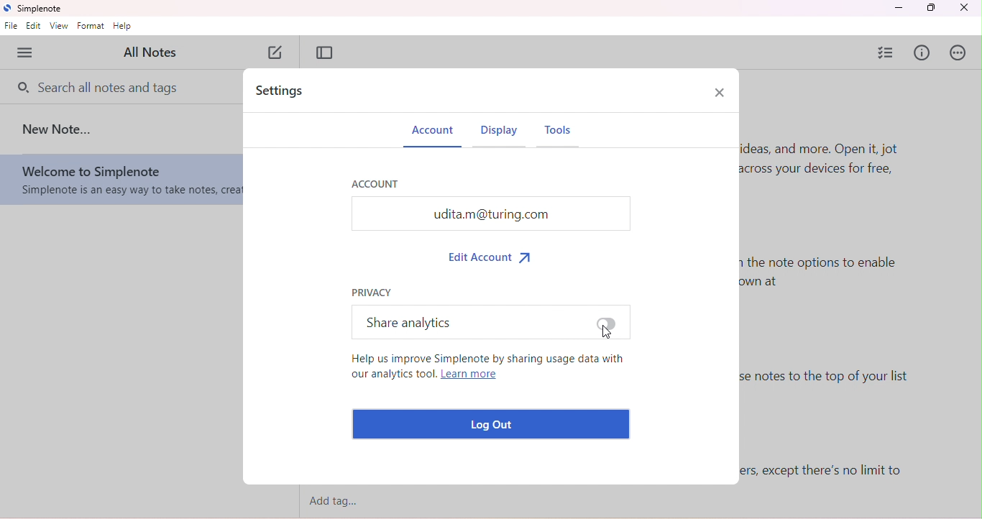 The width and height of the screenshot is (982, 519). I want to click on share analytics, so click(406, 321).